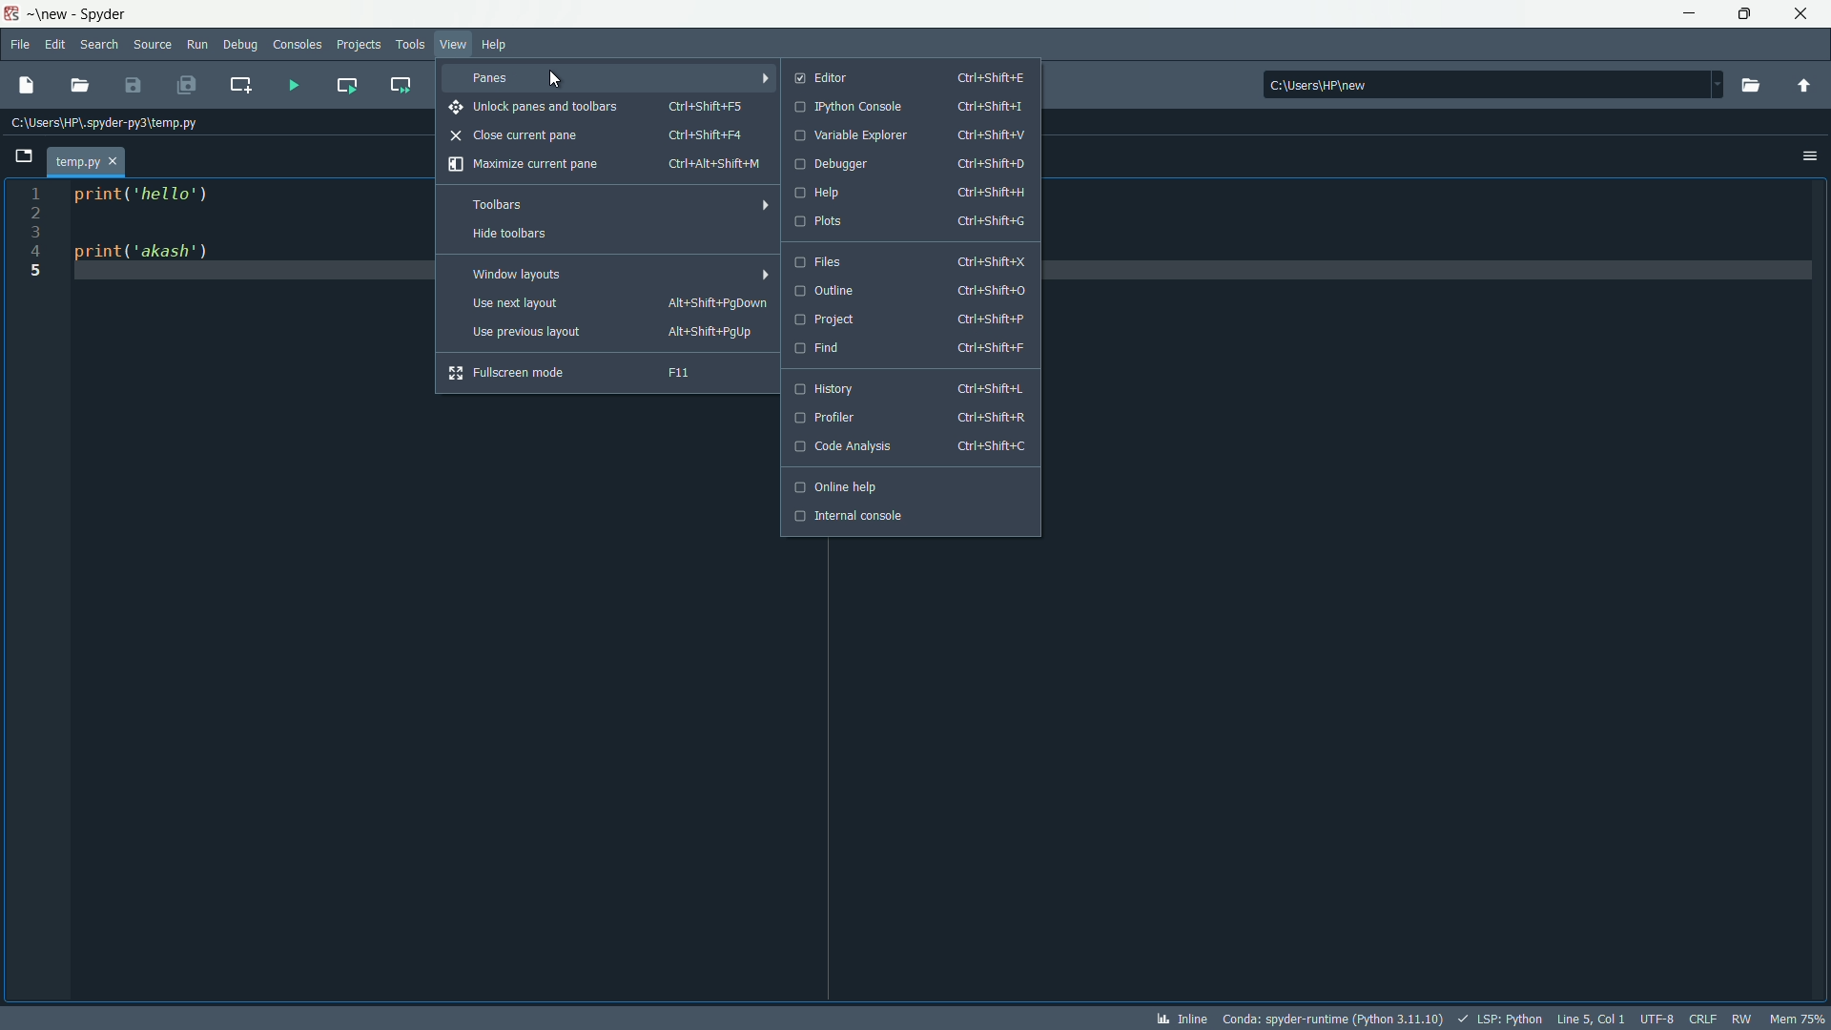 The image size is (1831, 1030). I want to click on pilots, so click(915, 220).